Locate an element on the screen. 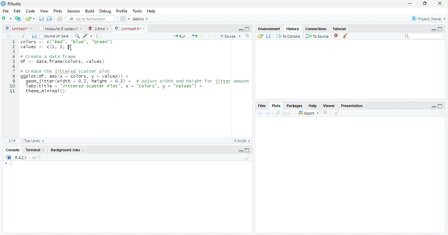  Presentation is located at coordinates (352, 105).